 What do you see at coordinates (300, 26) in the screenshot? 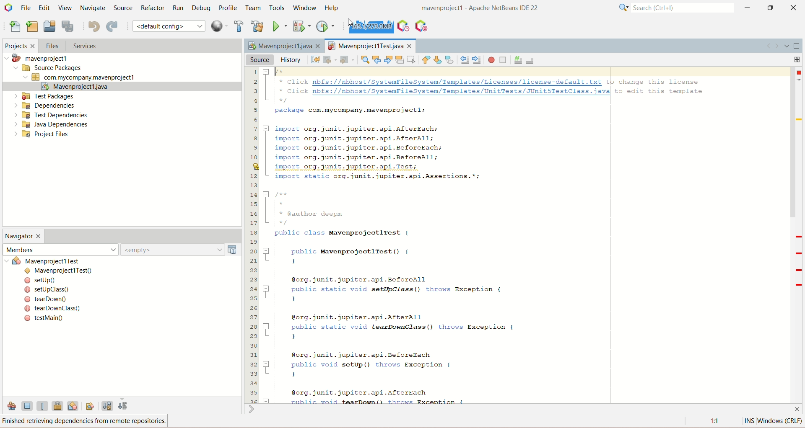
I see `debug project` at bounding box center [300, 26].